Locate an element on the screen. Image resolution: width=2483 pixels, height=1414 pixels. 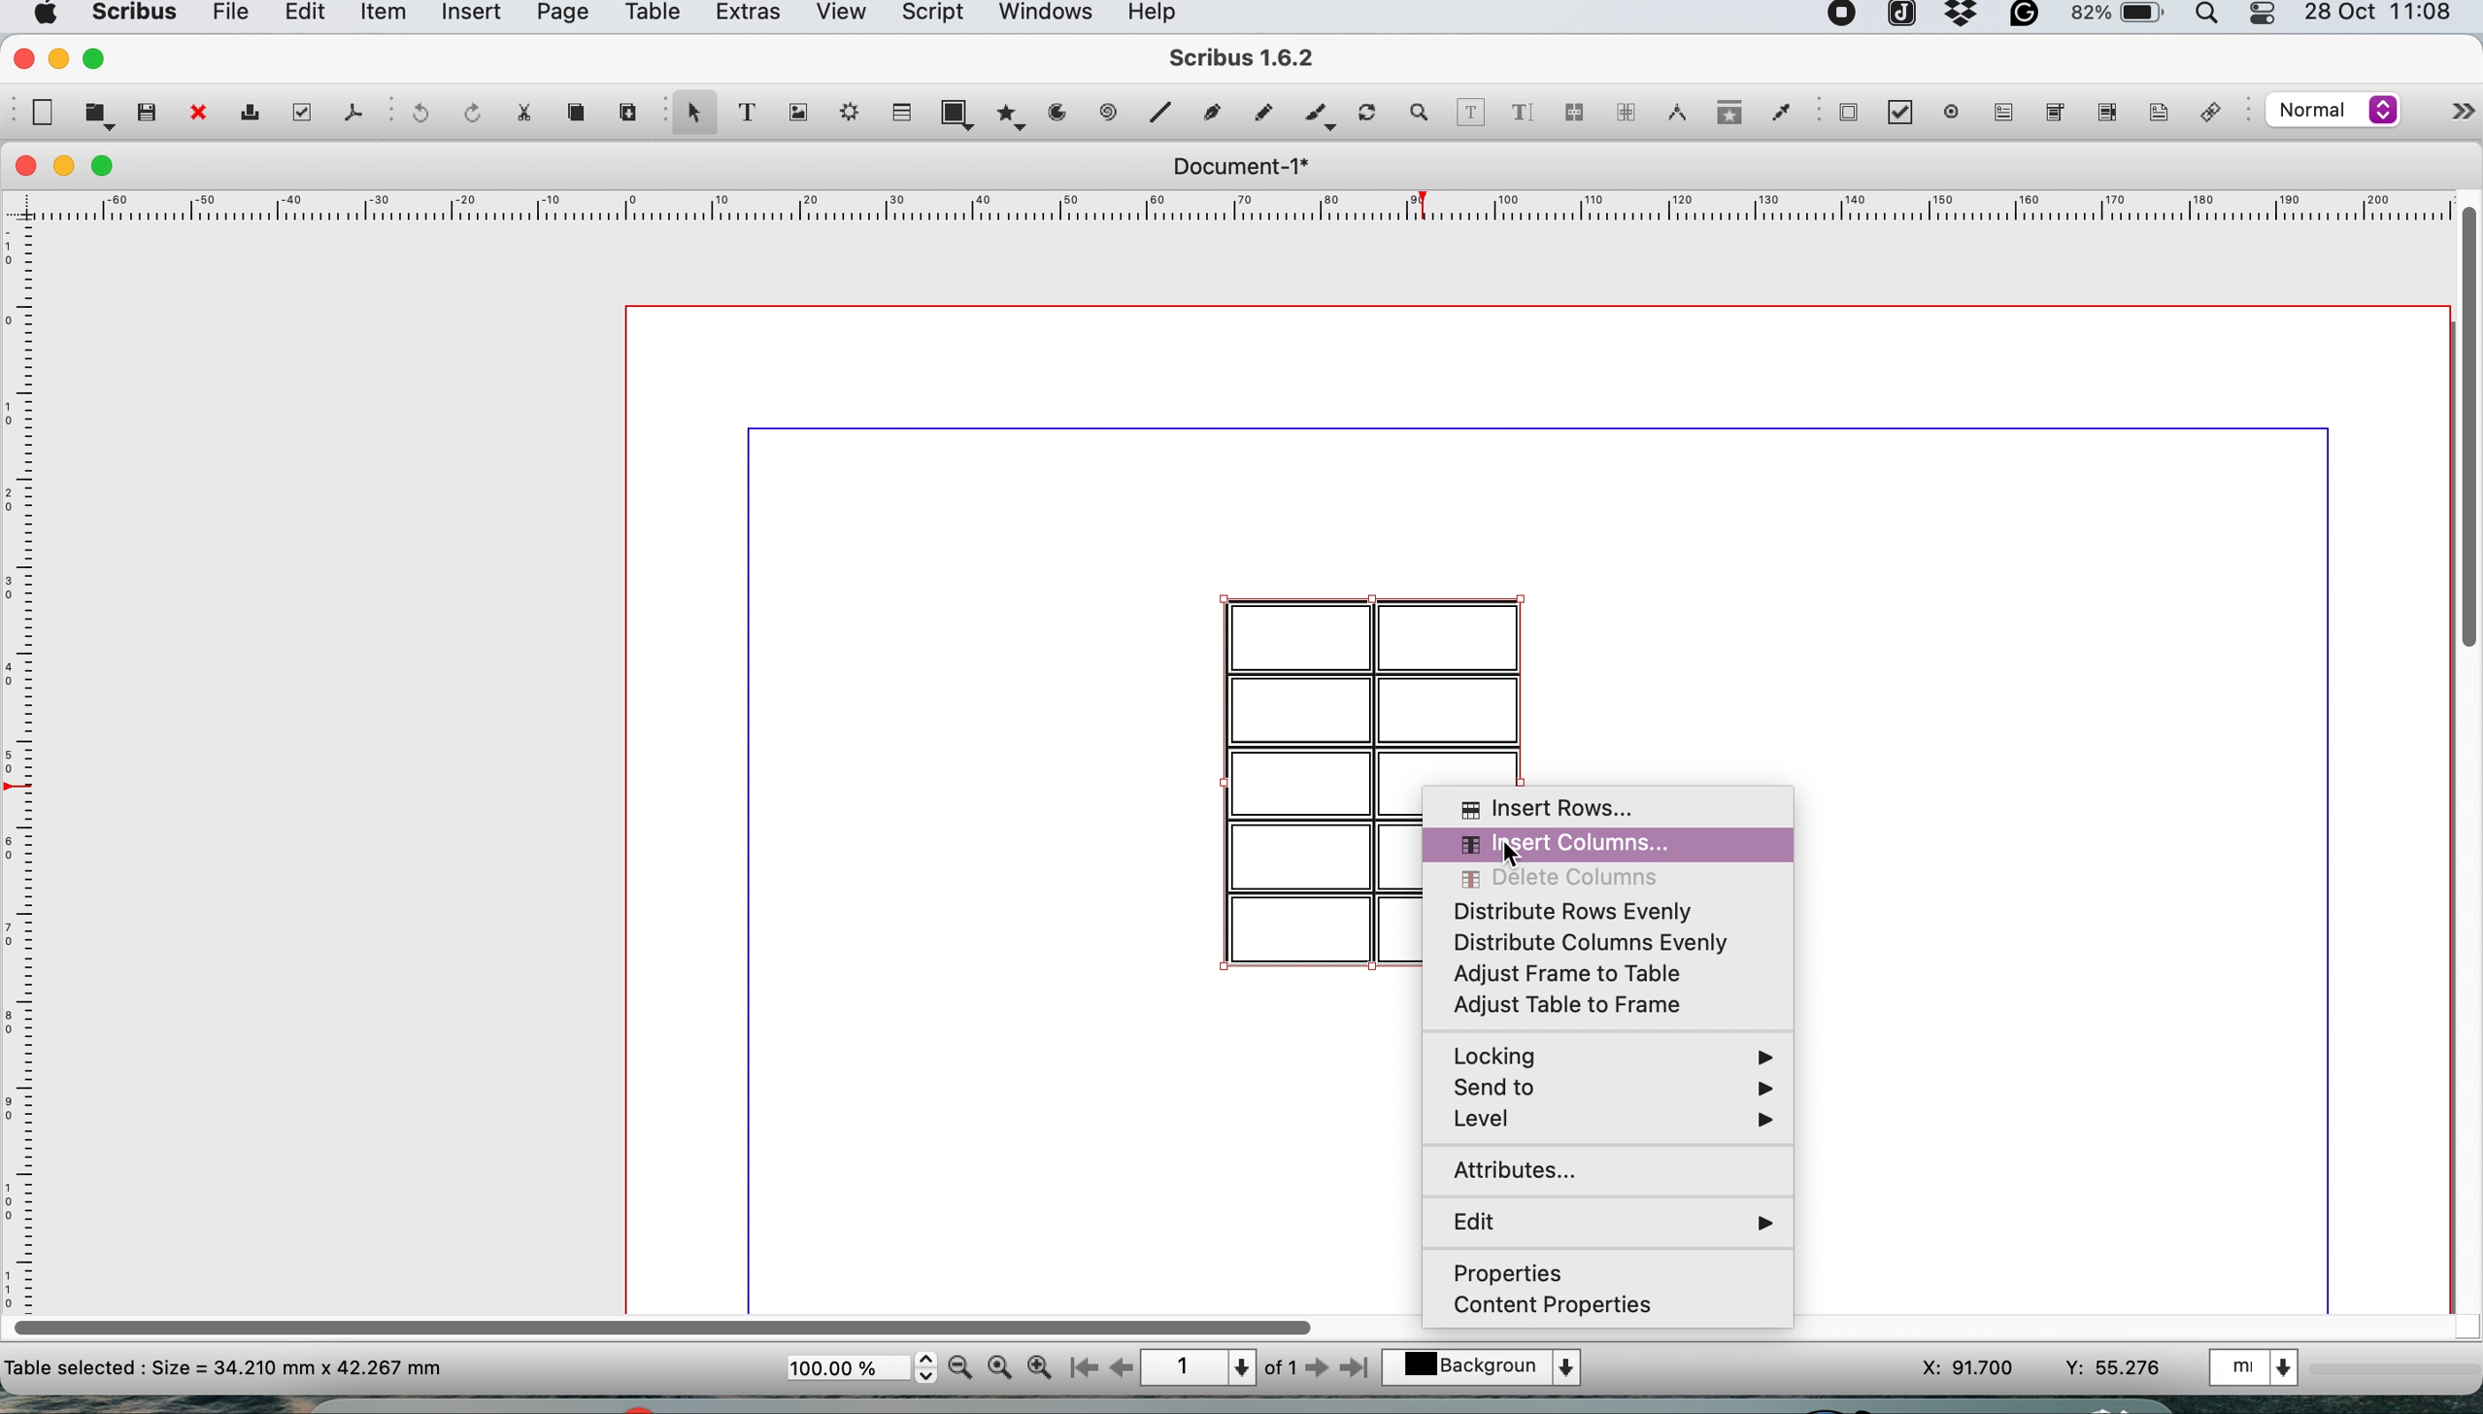
arc is located at coordinates (1064, 113).